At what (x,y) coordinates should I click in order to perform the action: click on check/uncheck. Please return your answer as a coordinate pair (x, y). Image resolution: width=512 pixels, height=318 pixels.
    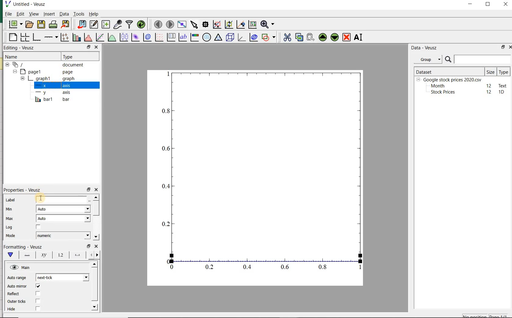
    Looking at the image, I should click on (38, 287).